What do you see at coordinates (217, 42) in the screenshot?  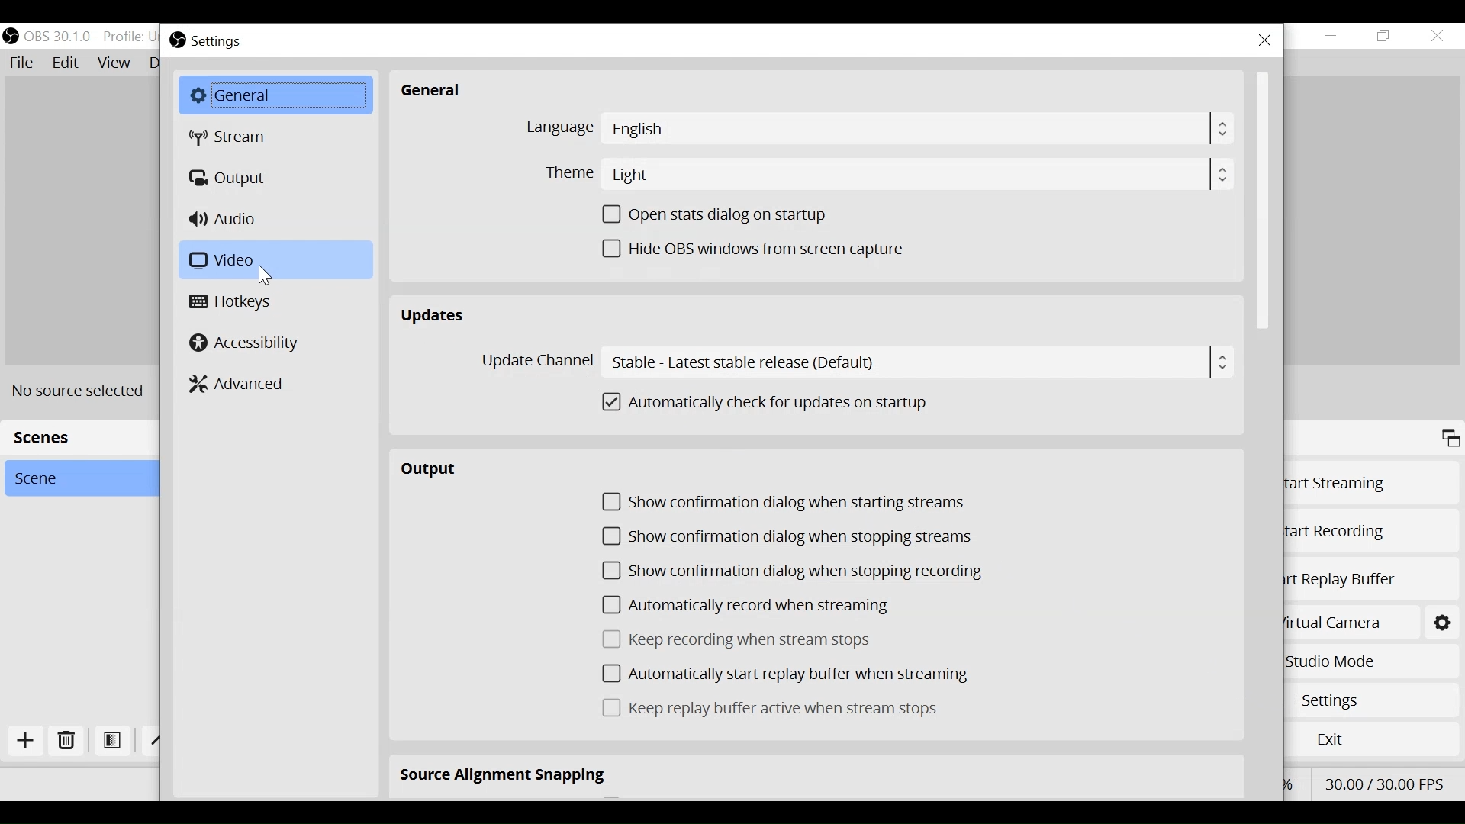 I see `Settings` at bounding box center [217, 42].